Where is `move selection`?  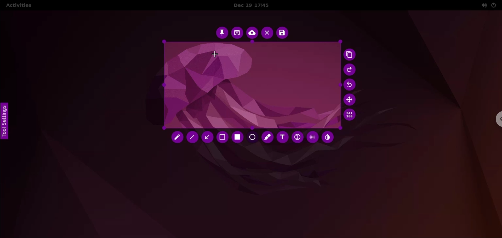
move selection is located at coordinates (351, 99).